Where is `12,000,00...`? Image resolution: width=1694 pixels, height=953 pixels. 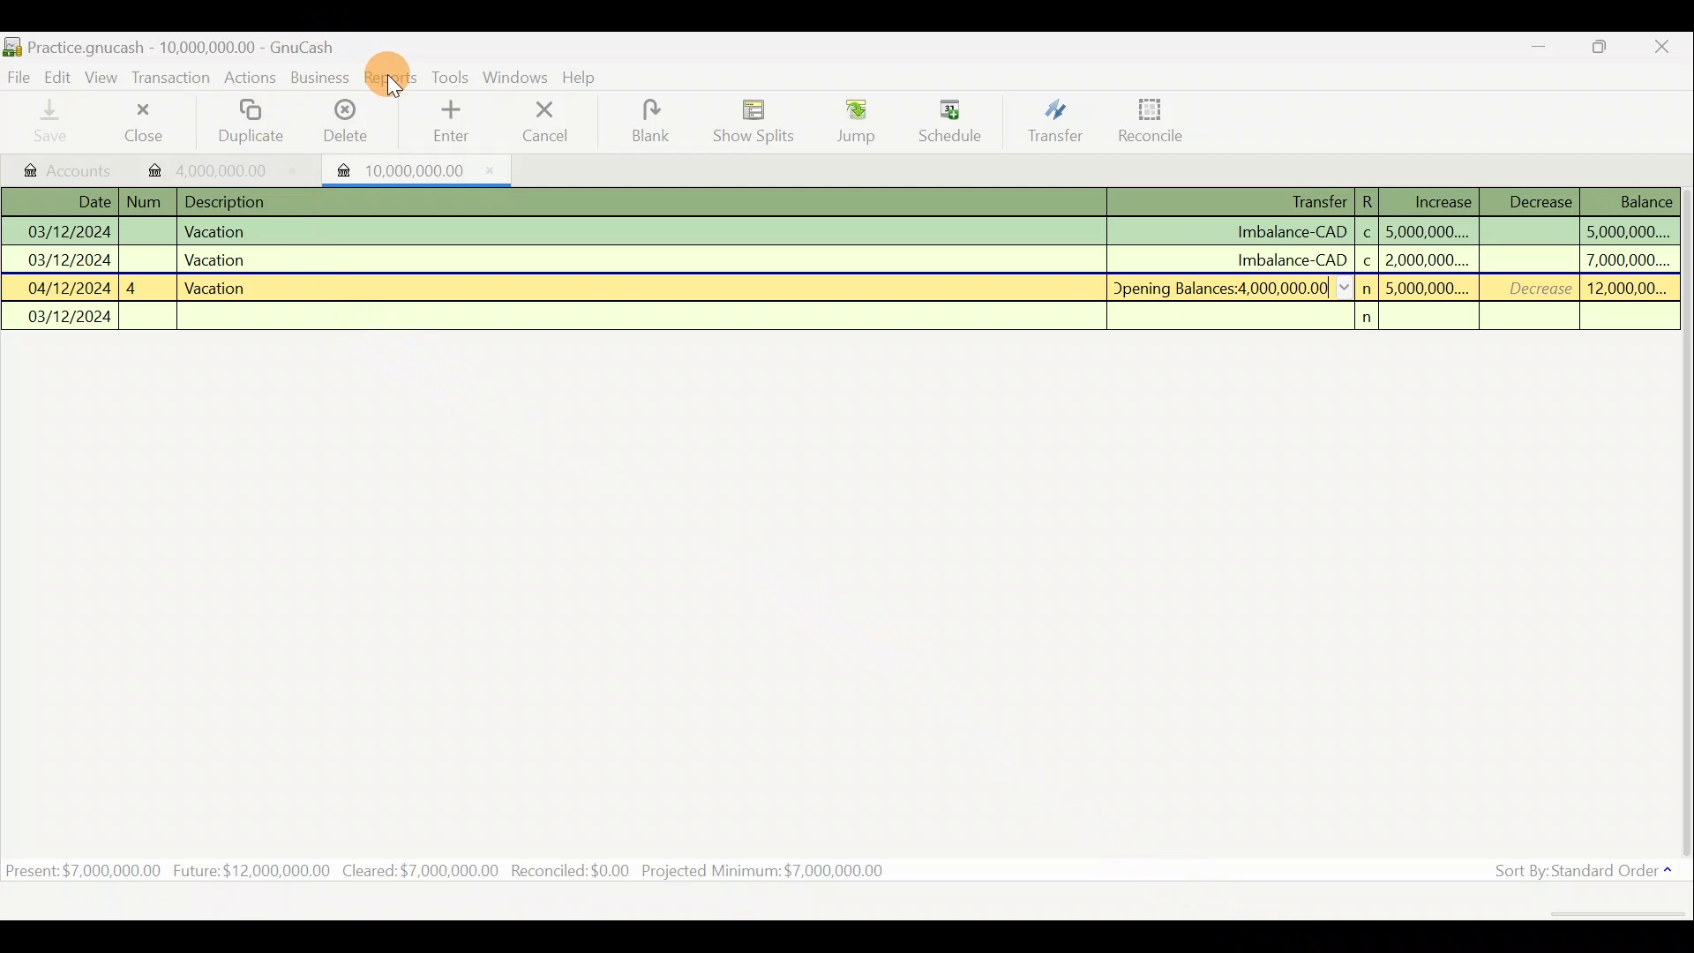 12,000,00... is located at coordinates (1628, 289).